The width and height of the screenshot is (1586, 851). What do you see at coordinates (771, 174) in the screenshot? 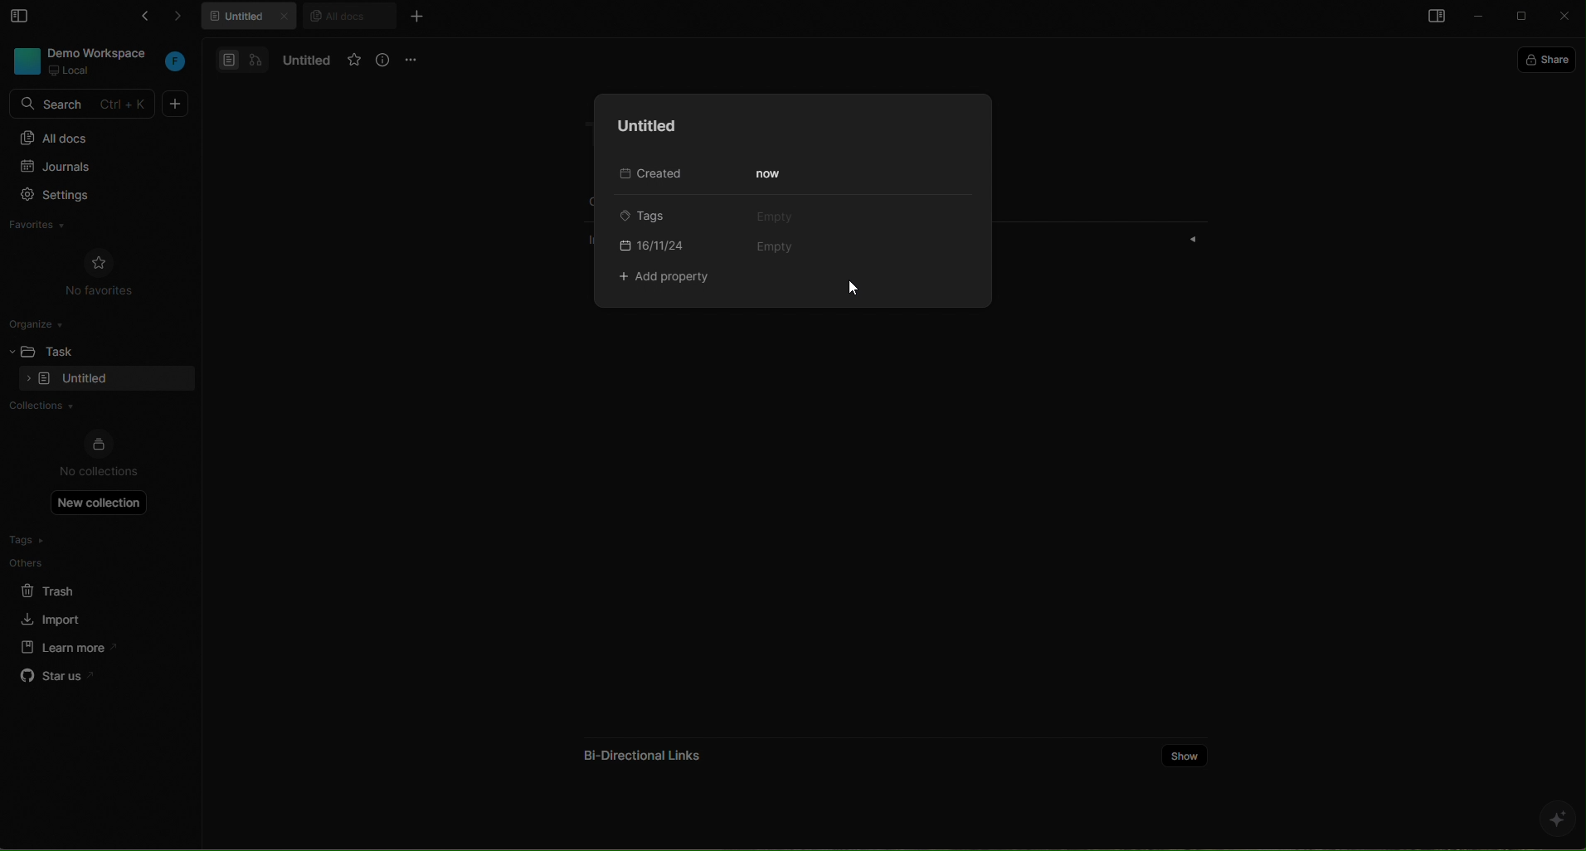
I see `now` at bounding box center [771, 174].